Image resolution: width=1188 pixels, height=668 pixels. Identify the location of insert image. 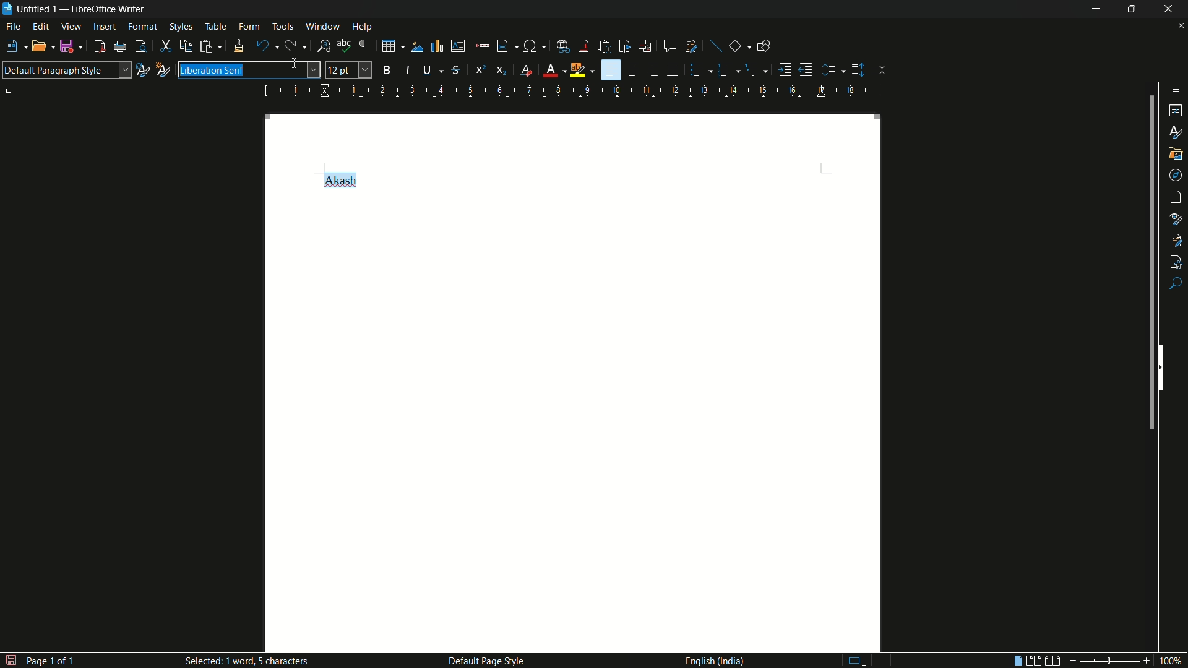
(417, 46).